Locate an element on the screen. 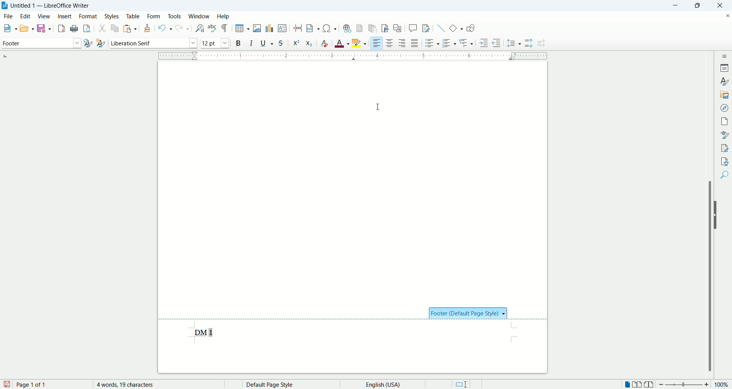 This screenshot has height=389, width=732. find is located at coordinates (726, 174).